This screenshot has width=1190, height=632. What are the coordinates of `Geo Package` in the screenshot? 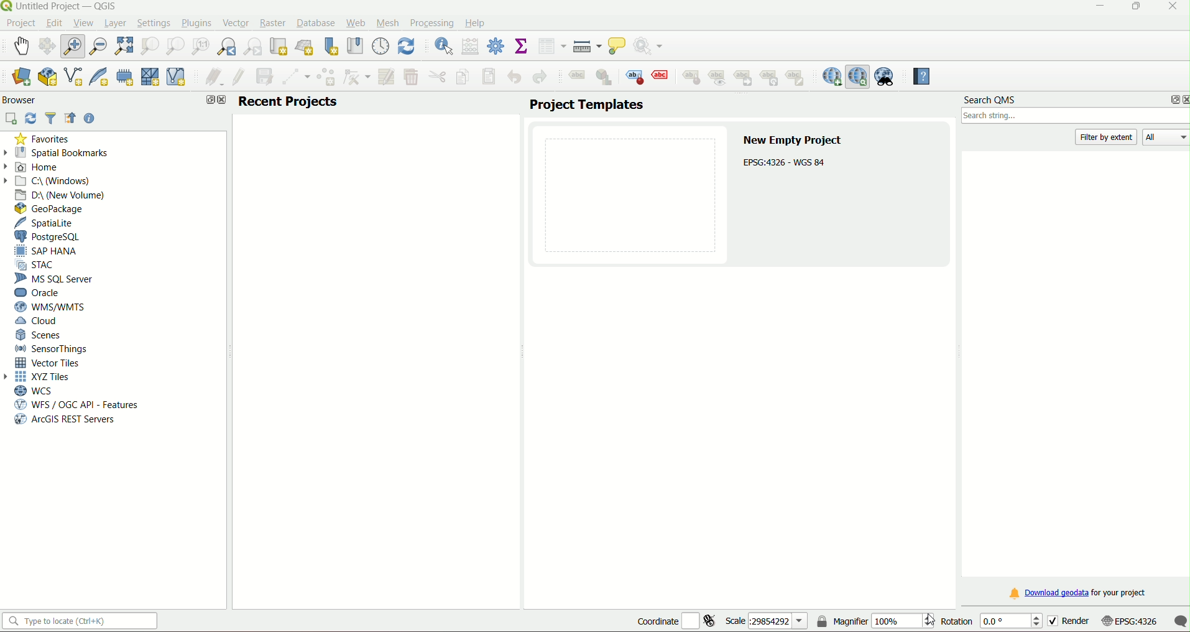 It's located at (55, 208).